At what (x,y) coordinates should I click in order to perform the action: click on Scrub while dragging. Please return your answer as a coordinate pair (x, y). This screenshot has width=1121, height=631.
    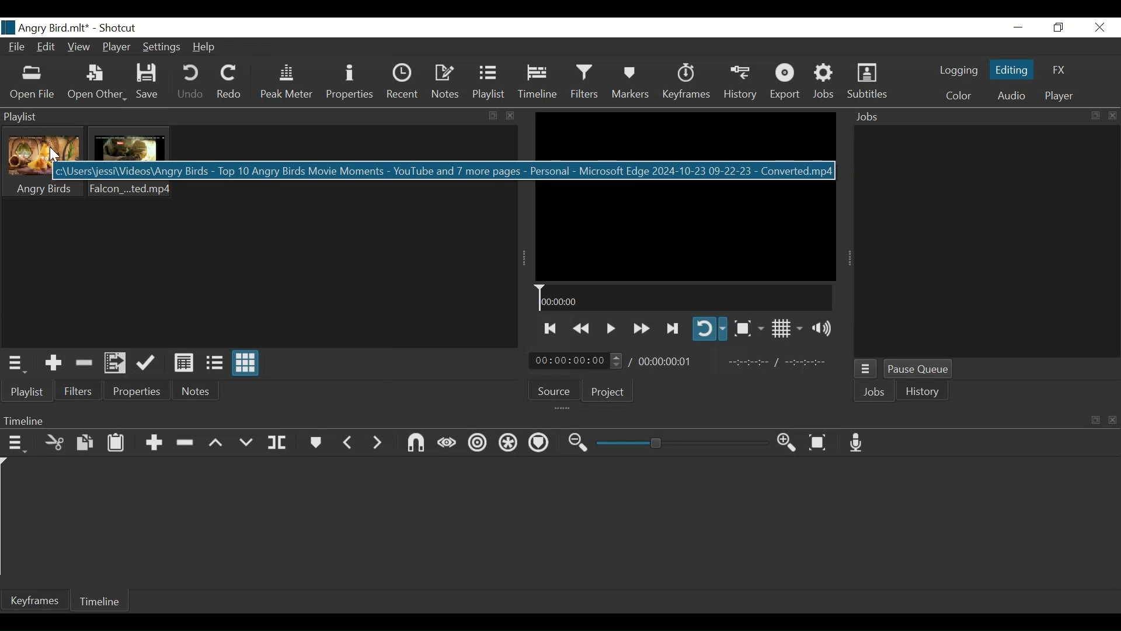
    Looking at the image, I should click on (444, 442).